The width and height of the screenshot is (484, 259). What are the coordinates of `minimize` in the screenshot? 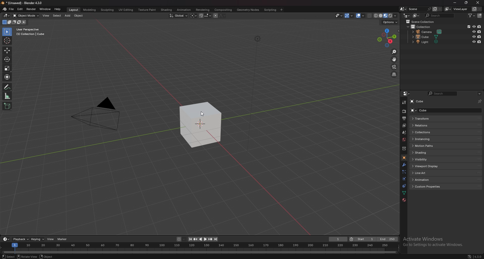 It's located at (455, 3).